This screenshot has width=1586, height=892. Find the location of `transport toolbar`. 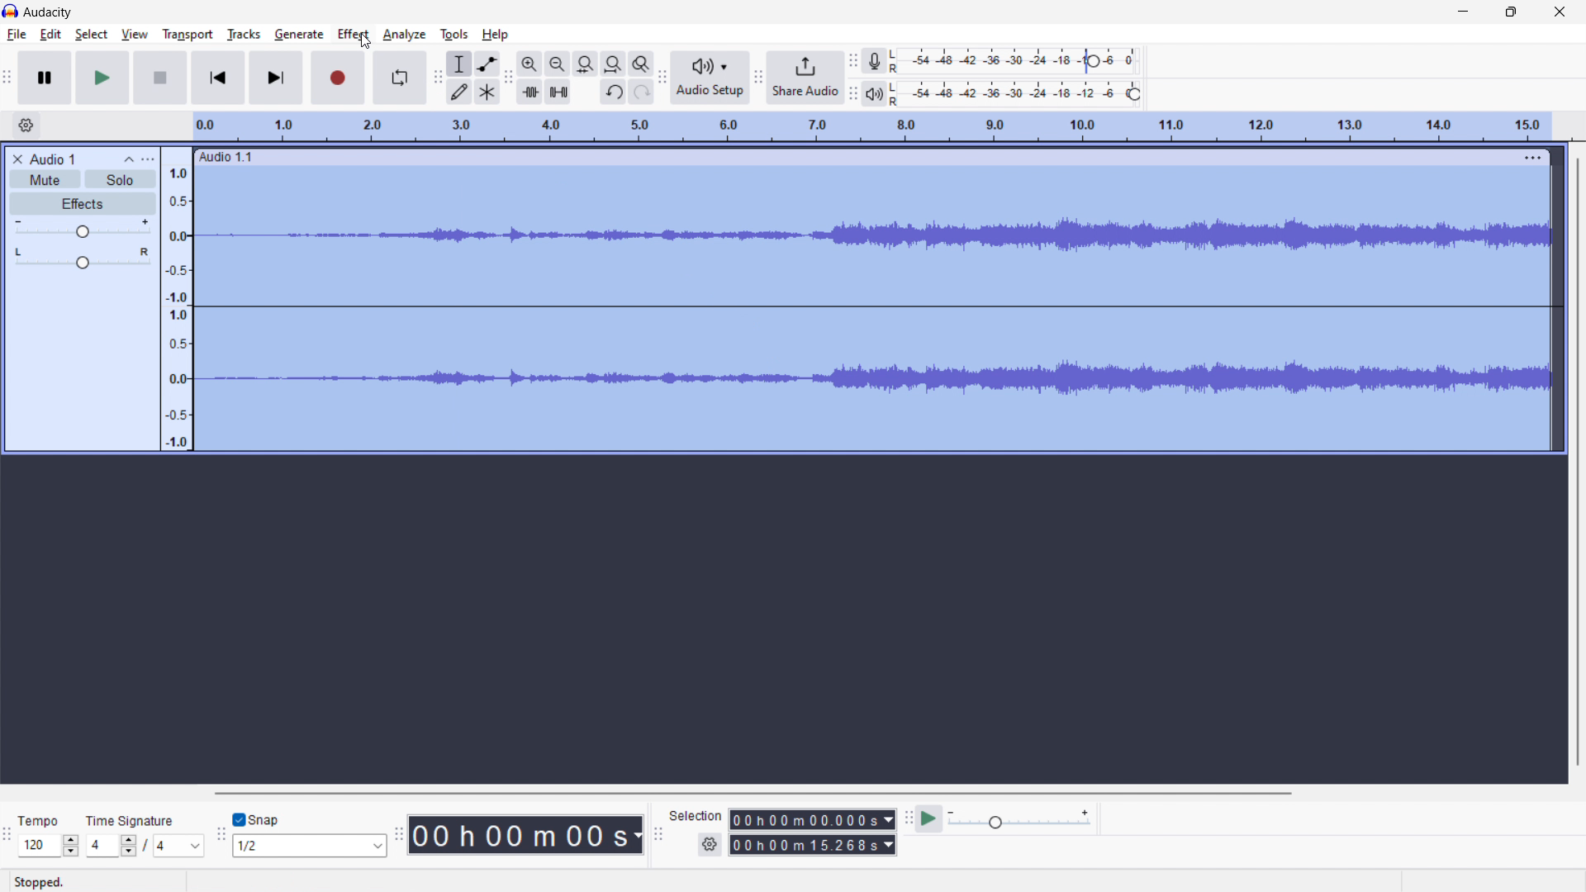

transport toolbar is located at coordinates (8, 76).